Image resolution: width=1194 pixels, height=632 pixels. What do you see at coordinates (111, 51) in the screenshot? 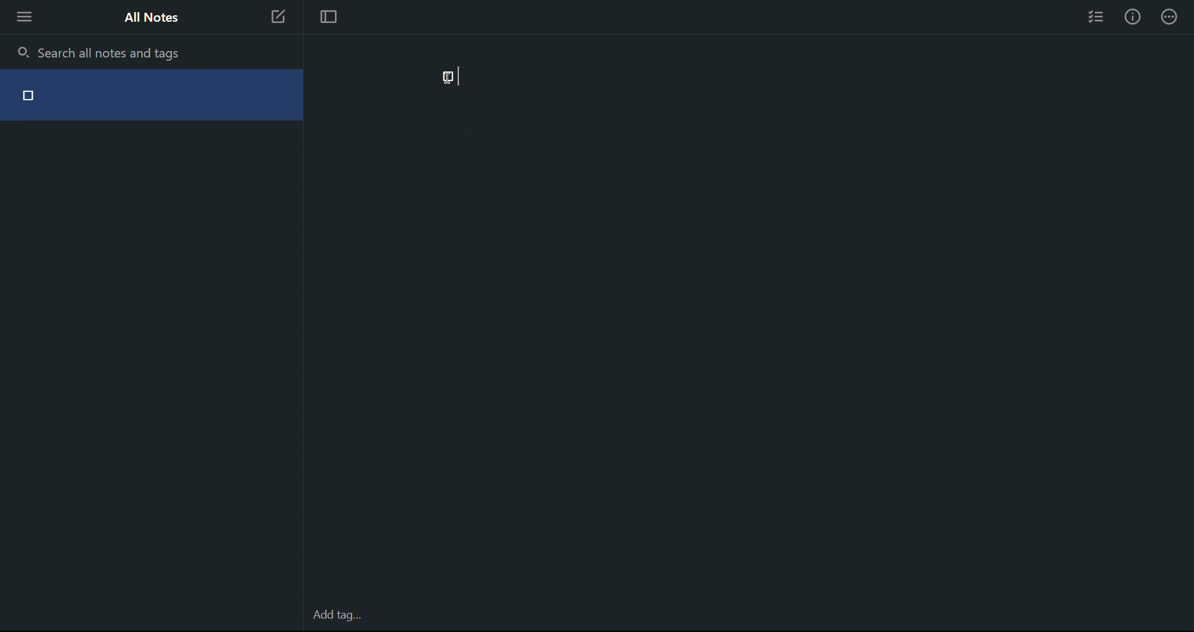
I see `Search all notes and tags` at bounding box center [111, 51].